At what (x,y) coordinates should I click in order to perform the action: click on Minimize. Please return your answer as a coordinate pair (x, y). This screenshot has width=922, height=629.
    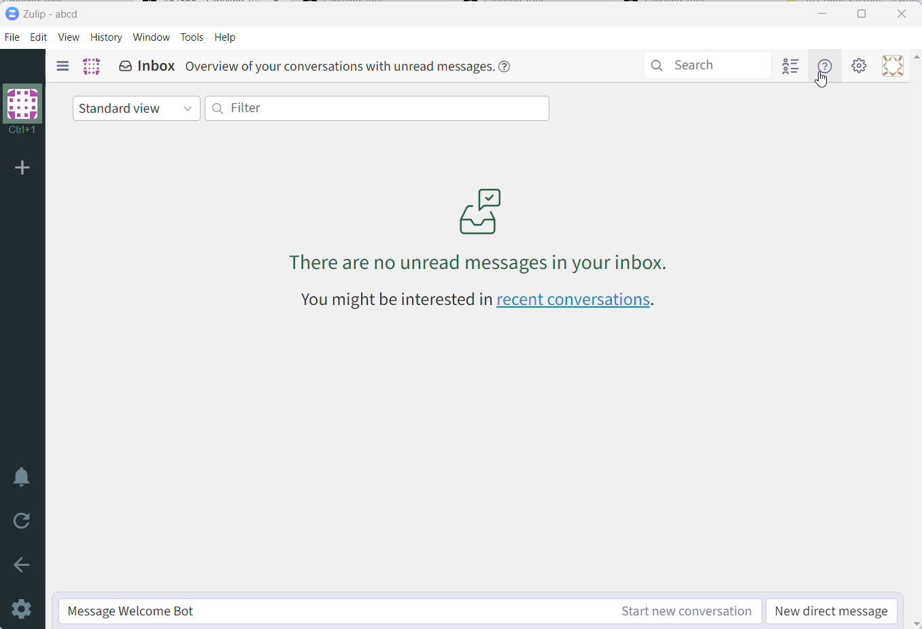
    Looking at the image, I should click on (820, 14).